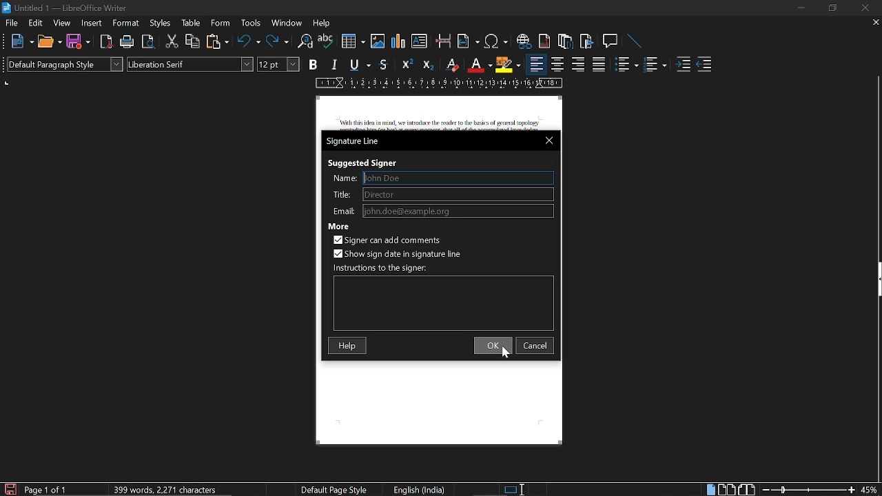 The height and width of the screenshot is (496, 882). I want to click on superscript, so click(407, 65).